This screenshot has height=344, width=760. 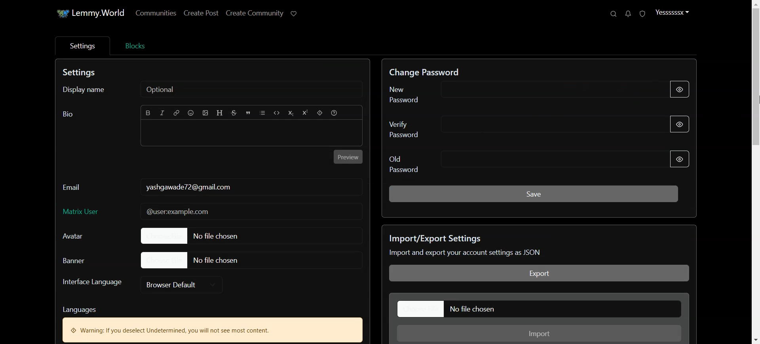 I want to click on Interface Language, so click(x=90, y=282).